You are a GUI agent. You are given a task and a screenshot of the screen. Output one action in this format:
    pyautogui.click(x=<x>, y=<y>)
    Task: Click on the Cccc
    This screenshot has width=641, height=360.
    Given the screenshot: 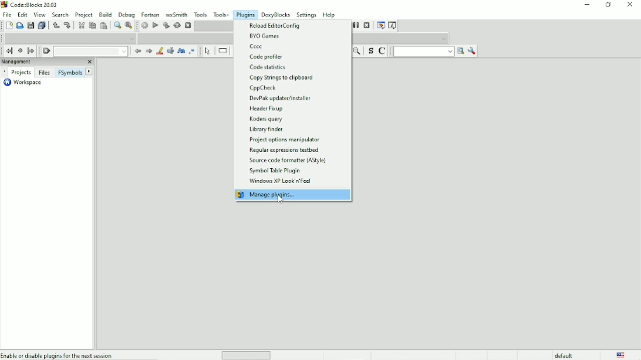 What is the action you would take?
    pyautogui.click(x=257, y=47)
    